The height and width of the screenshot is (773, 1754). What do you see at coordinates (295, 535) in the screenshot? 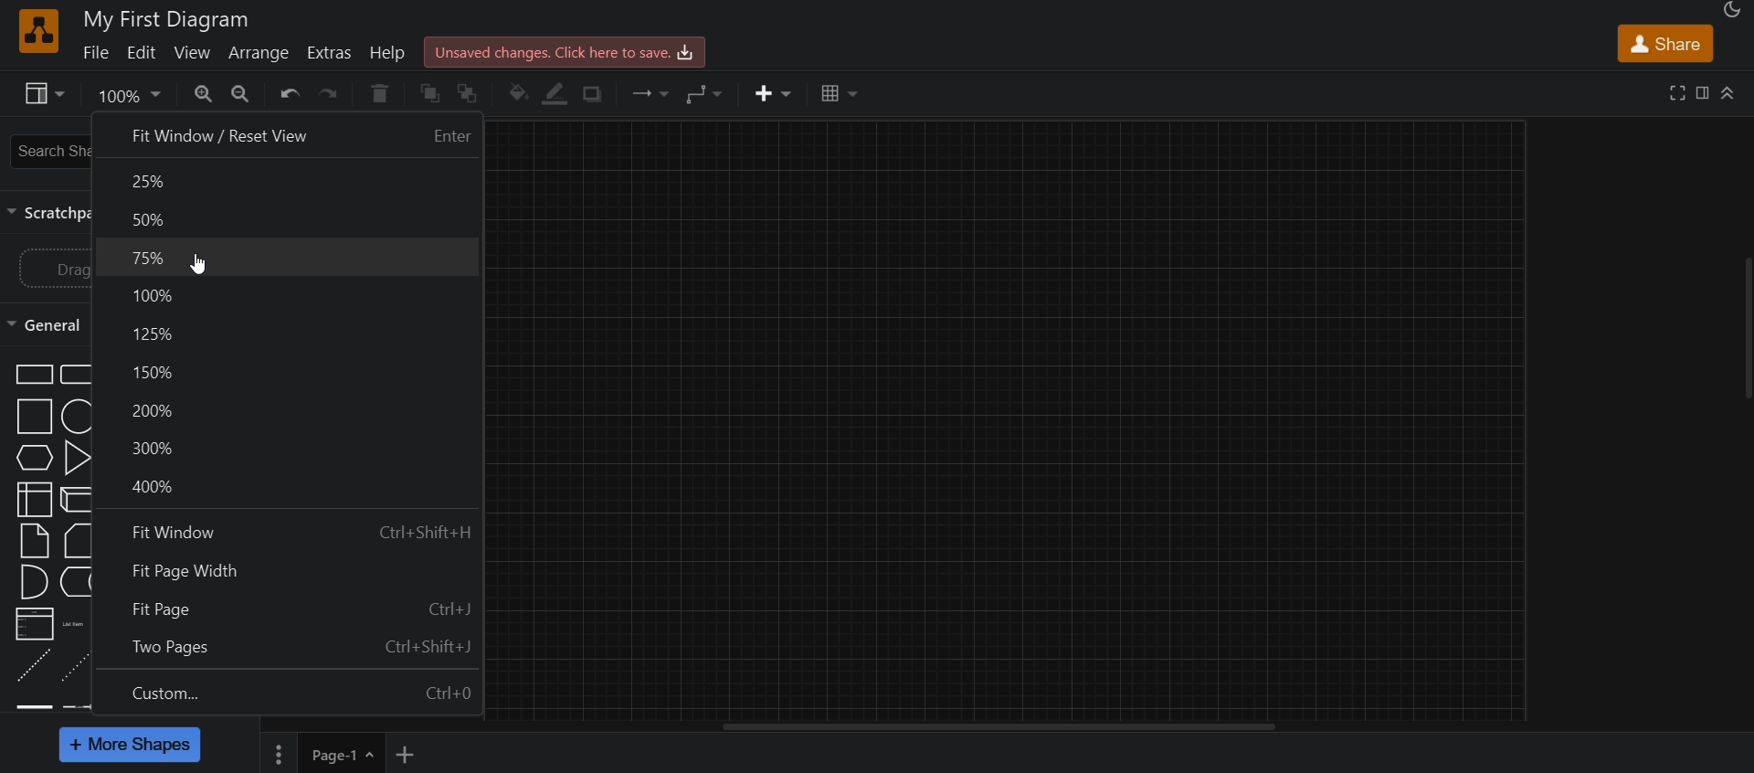
I see `fit window` at bounding box center [295, 535].